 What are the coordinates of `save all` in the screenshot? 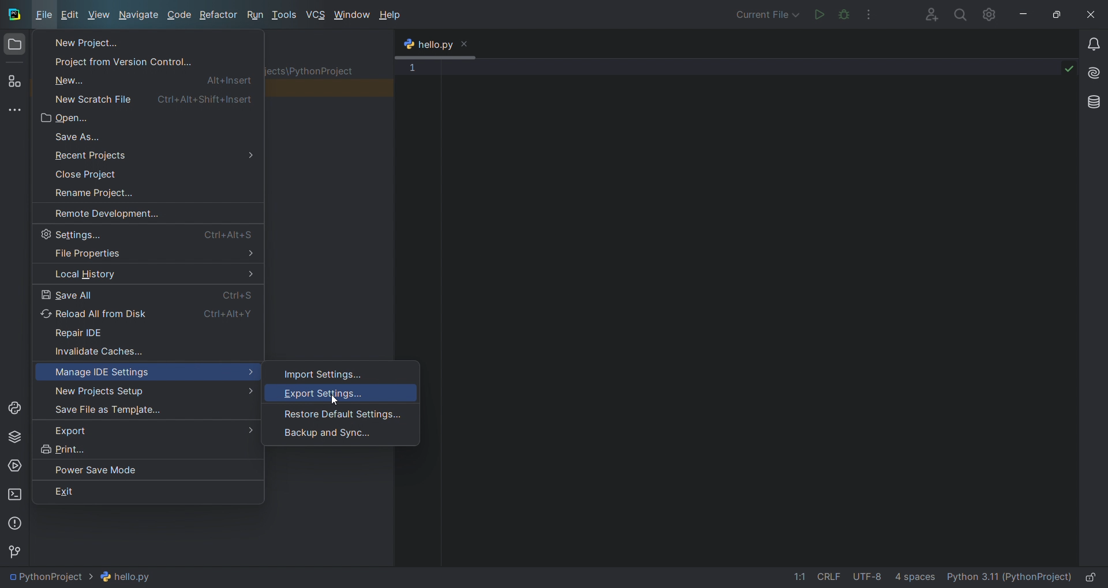 It's located at (149, 293).